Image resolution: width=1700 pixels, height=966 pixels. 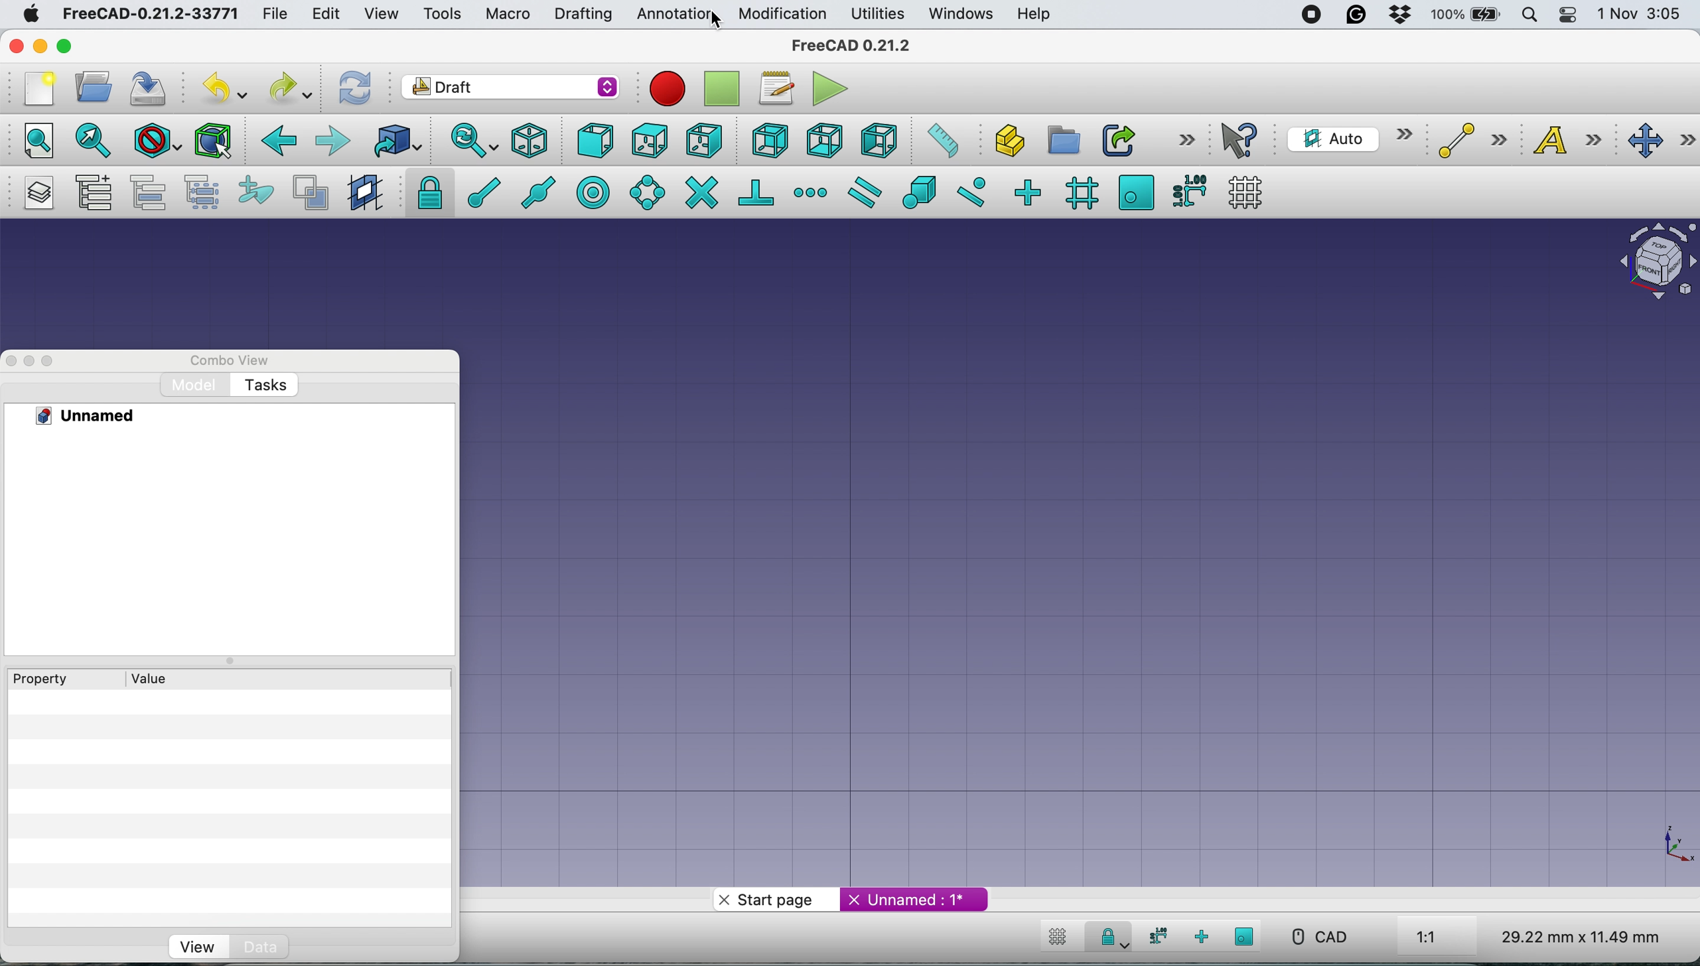 What do you see at coordinates (1464, 14) in the screenshot?
I see `battery` at bounding box center [1464, 14].